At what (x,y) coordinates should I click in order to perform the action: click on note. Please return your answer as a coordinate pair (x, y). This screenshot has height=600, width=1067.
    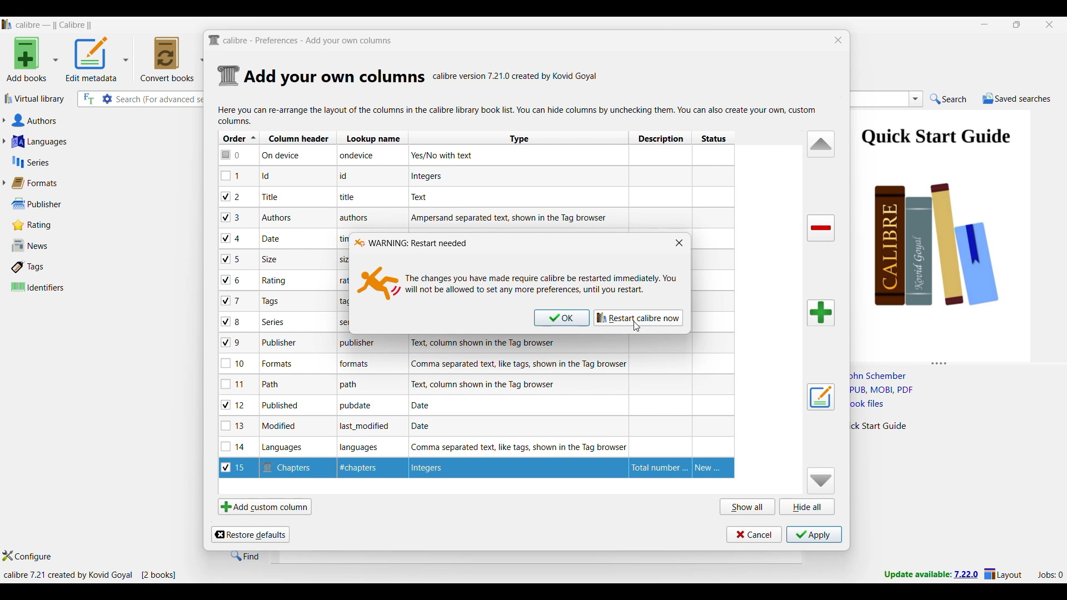
    Looking at the image, I should click on (360, 342).